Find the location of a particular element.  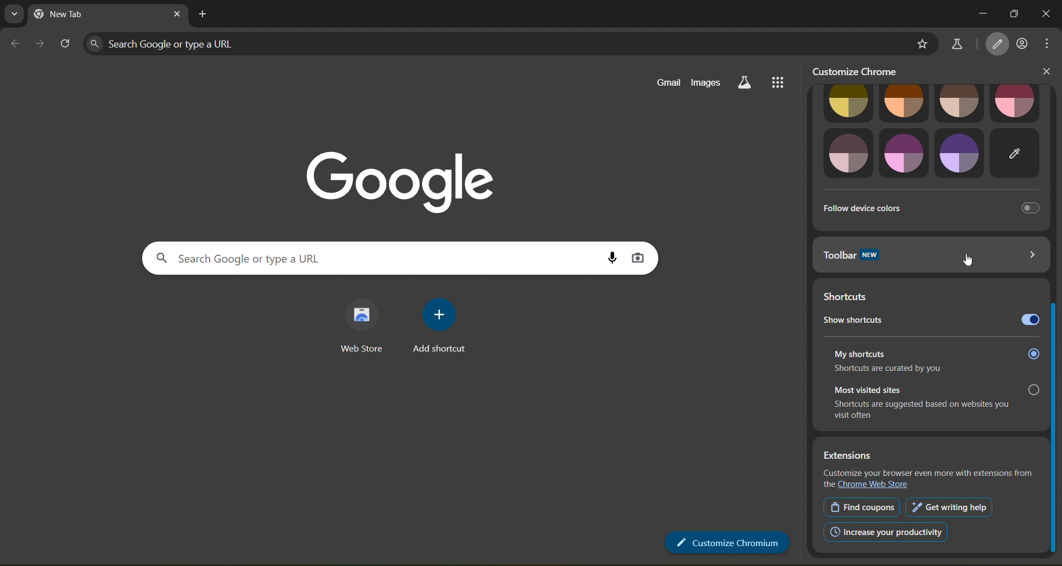

Shortcuts are curated by you is located at coordinates (907, 370).